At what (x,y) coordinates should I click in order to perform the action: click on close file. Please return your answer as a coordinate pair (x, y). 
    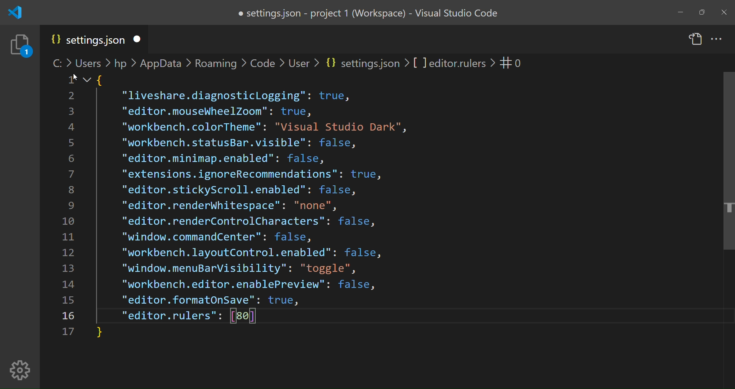
    Looking at the image, I should click on (141, 38).